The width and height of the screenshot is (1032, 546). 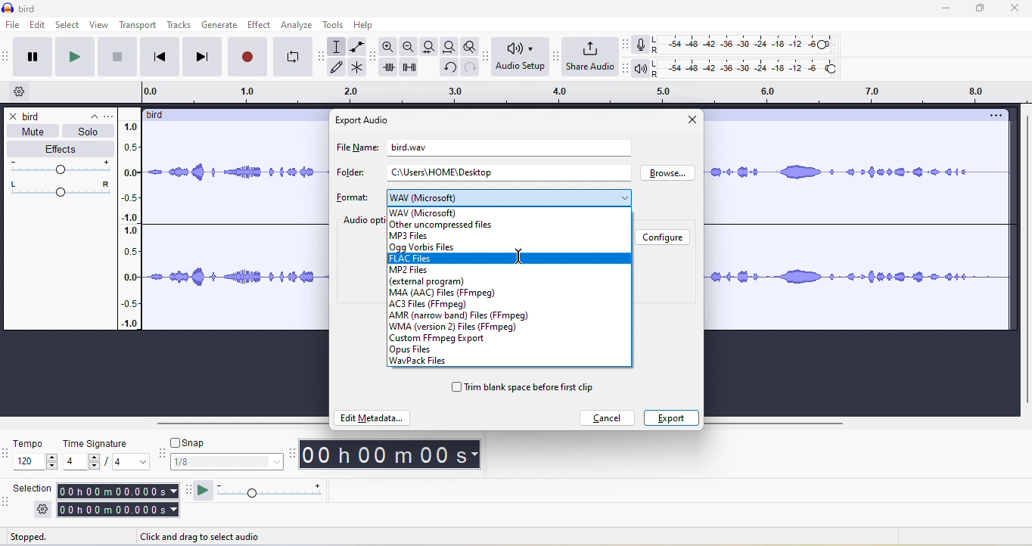 I want to click on zoom out, so click(x=409, y=47).